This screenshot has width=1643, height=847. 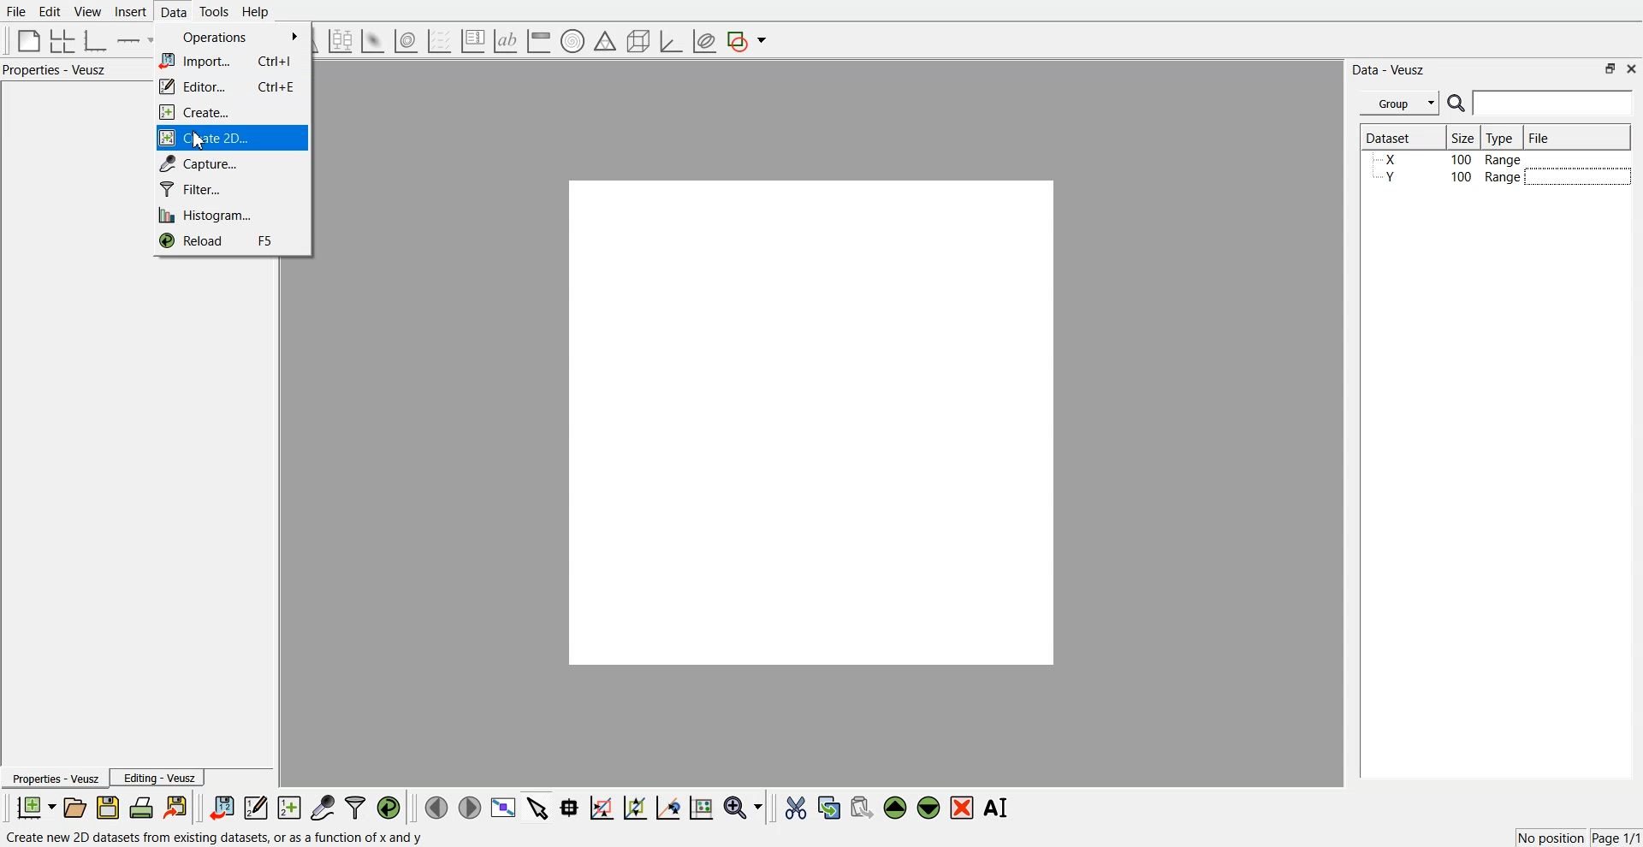 What do you see at coordinates (635, 807) in the screenshot?
I see `Zoom out of the graph axes` at bounding box center [635, 807].